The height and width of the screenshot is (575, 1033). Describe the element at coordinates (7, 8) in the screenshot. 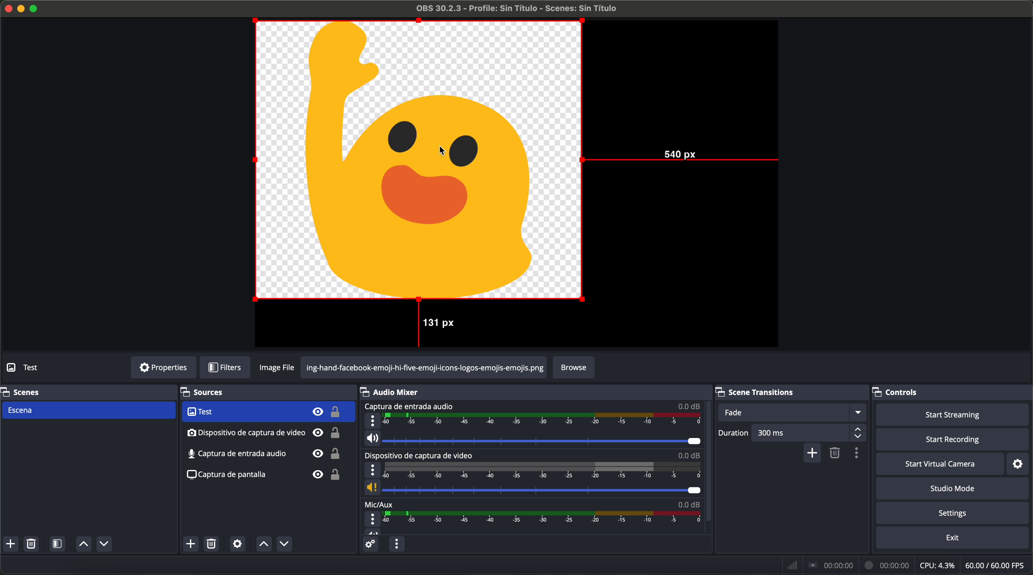

I see `close program` at that location.